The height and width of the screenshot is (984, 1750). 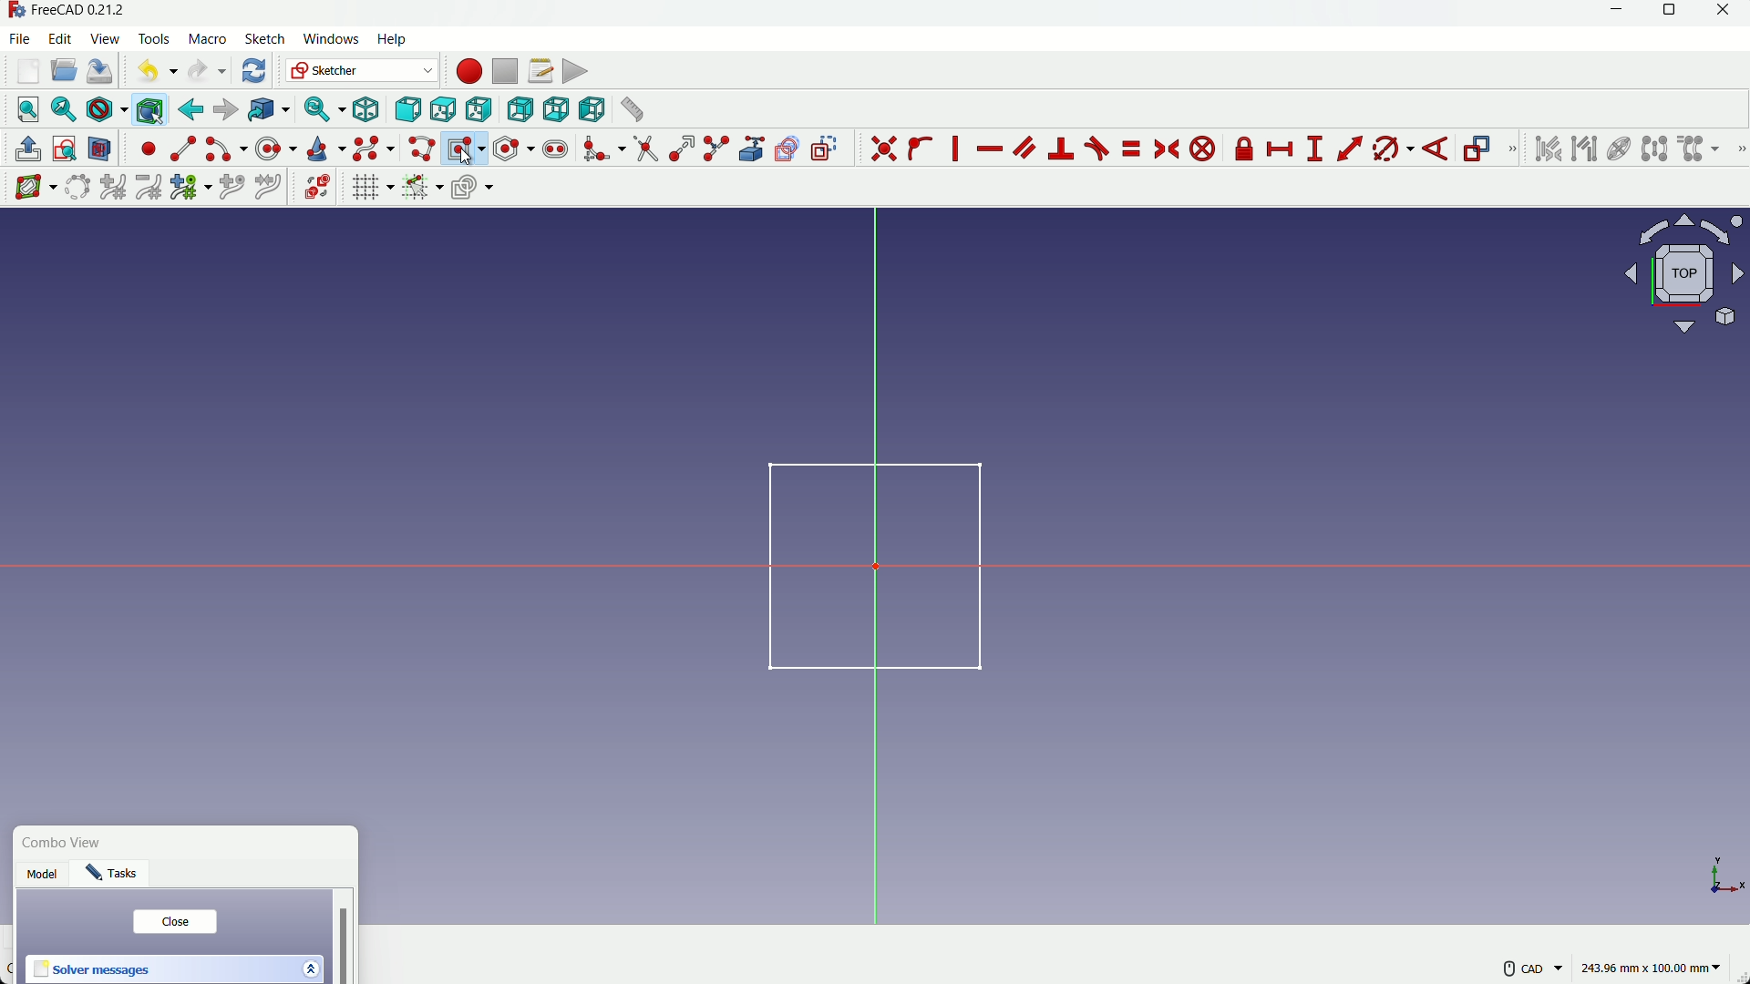 What do you see at coordinates (1024, 146) in the screenshot?
I see `constraint parallel` at bounding box center [1024, 146].